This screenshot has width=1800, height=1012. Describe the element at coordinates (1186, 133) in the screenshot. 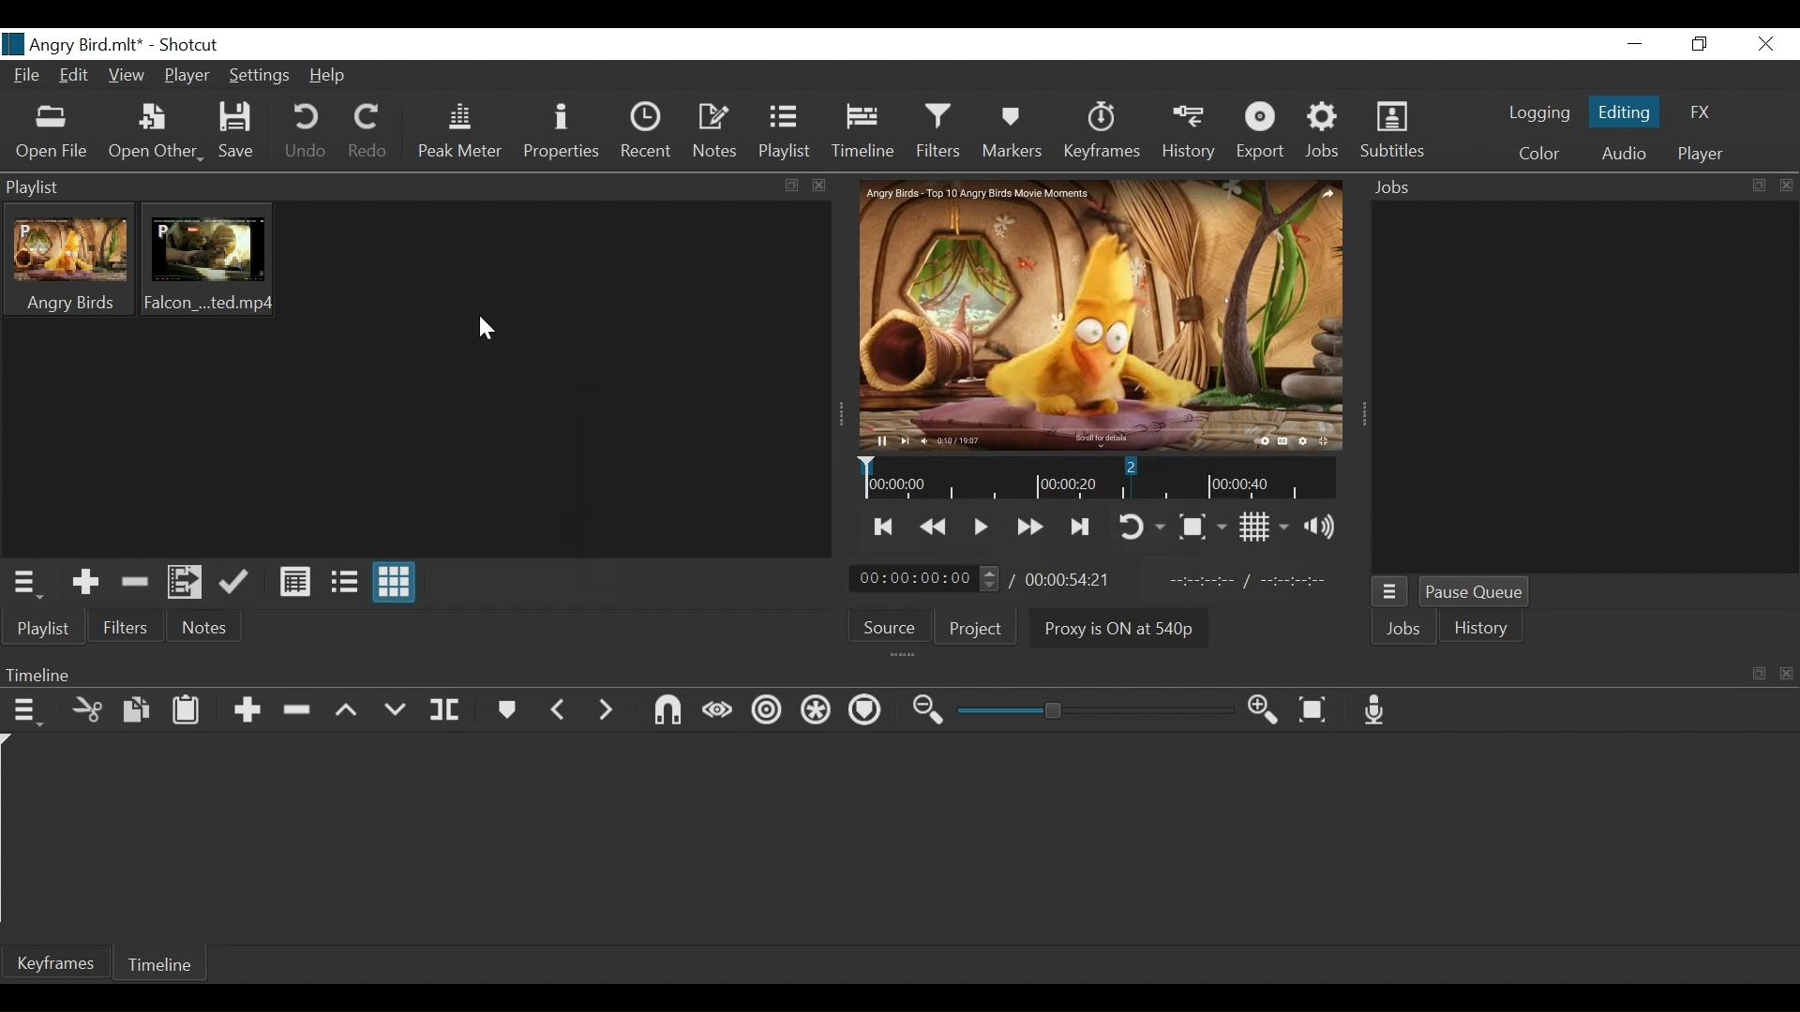

I see `History` at that location.